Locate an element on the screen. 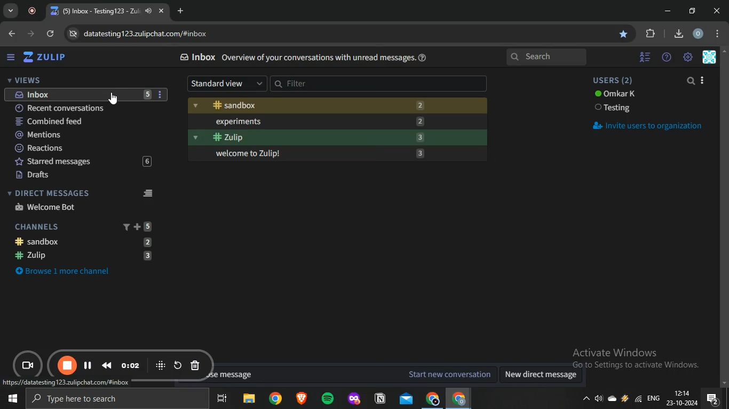 This screenshot has height=409, width=729. welcome bot is located at coordinates (46, 207).